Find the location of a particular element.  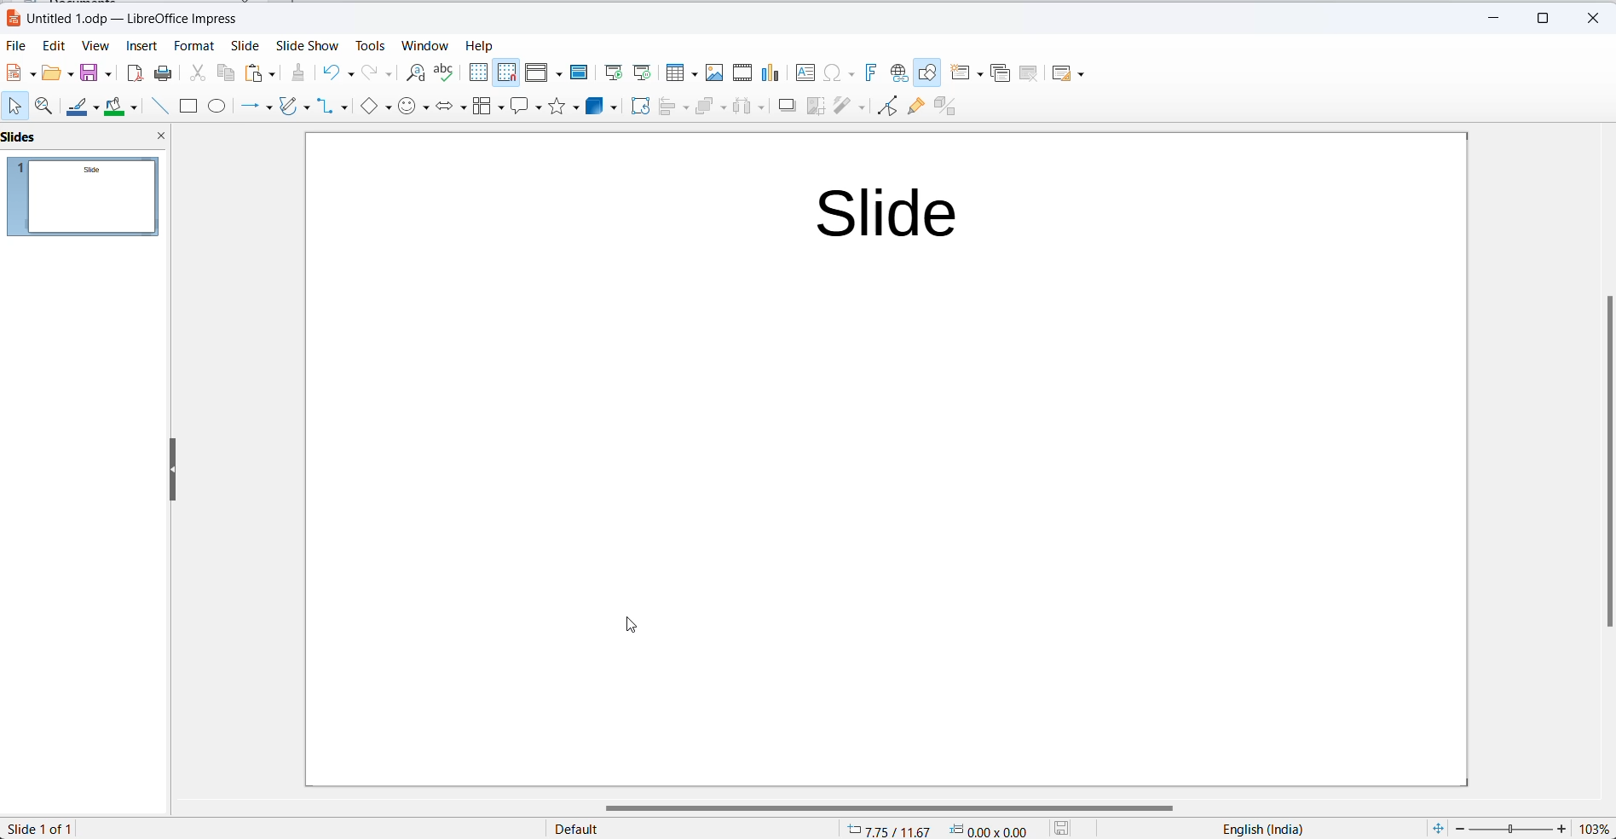

flow chart is located at coordinates (488, 109).